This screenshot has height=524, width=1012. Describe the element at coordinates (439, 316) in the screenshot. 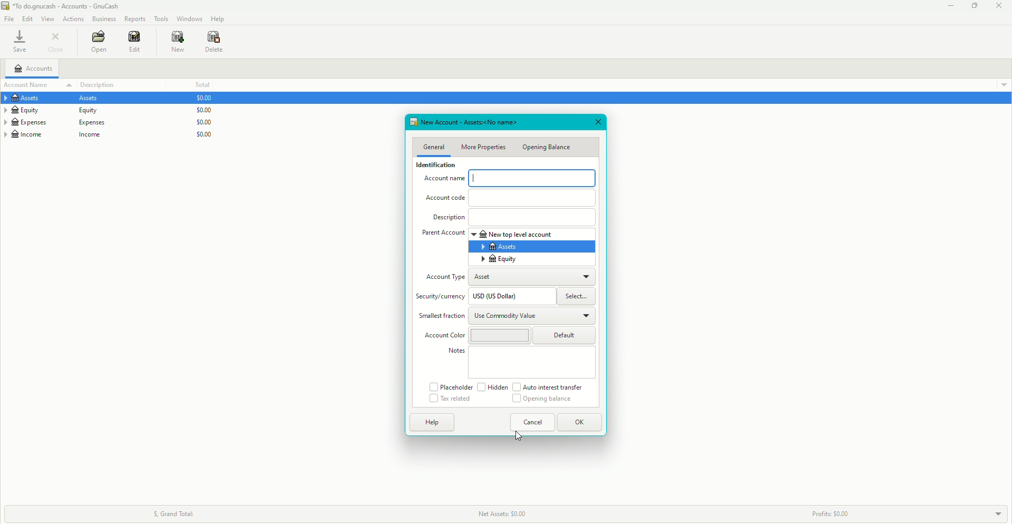

I see `Smallest fraction` at that location.